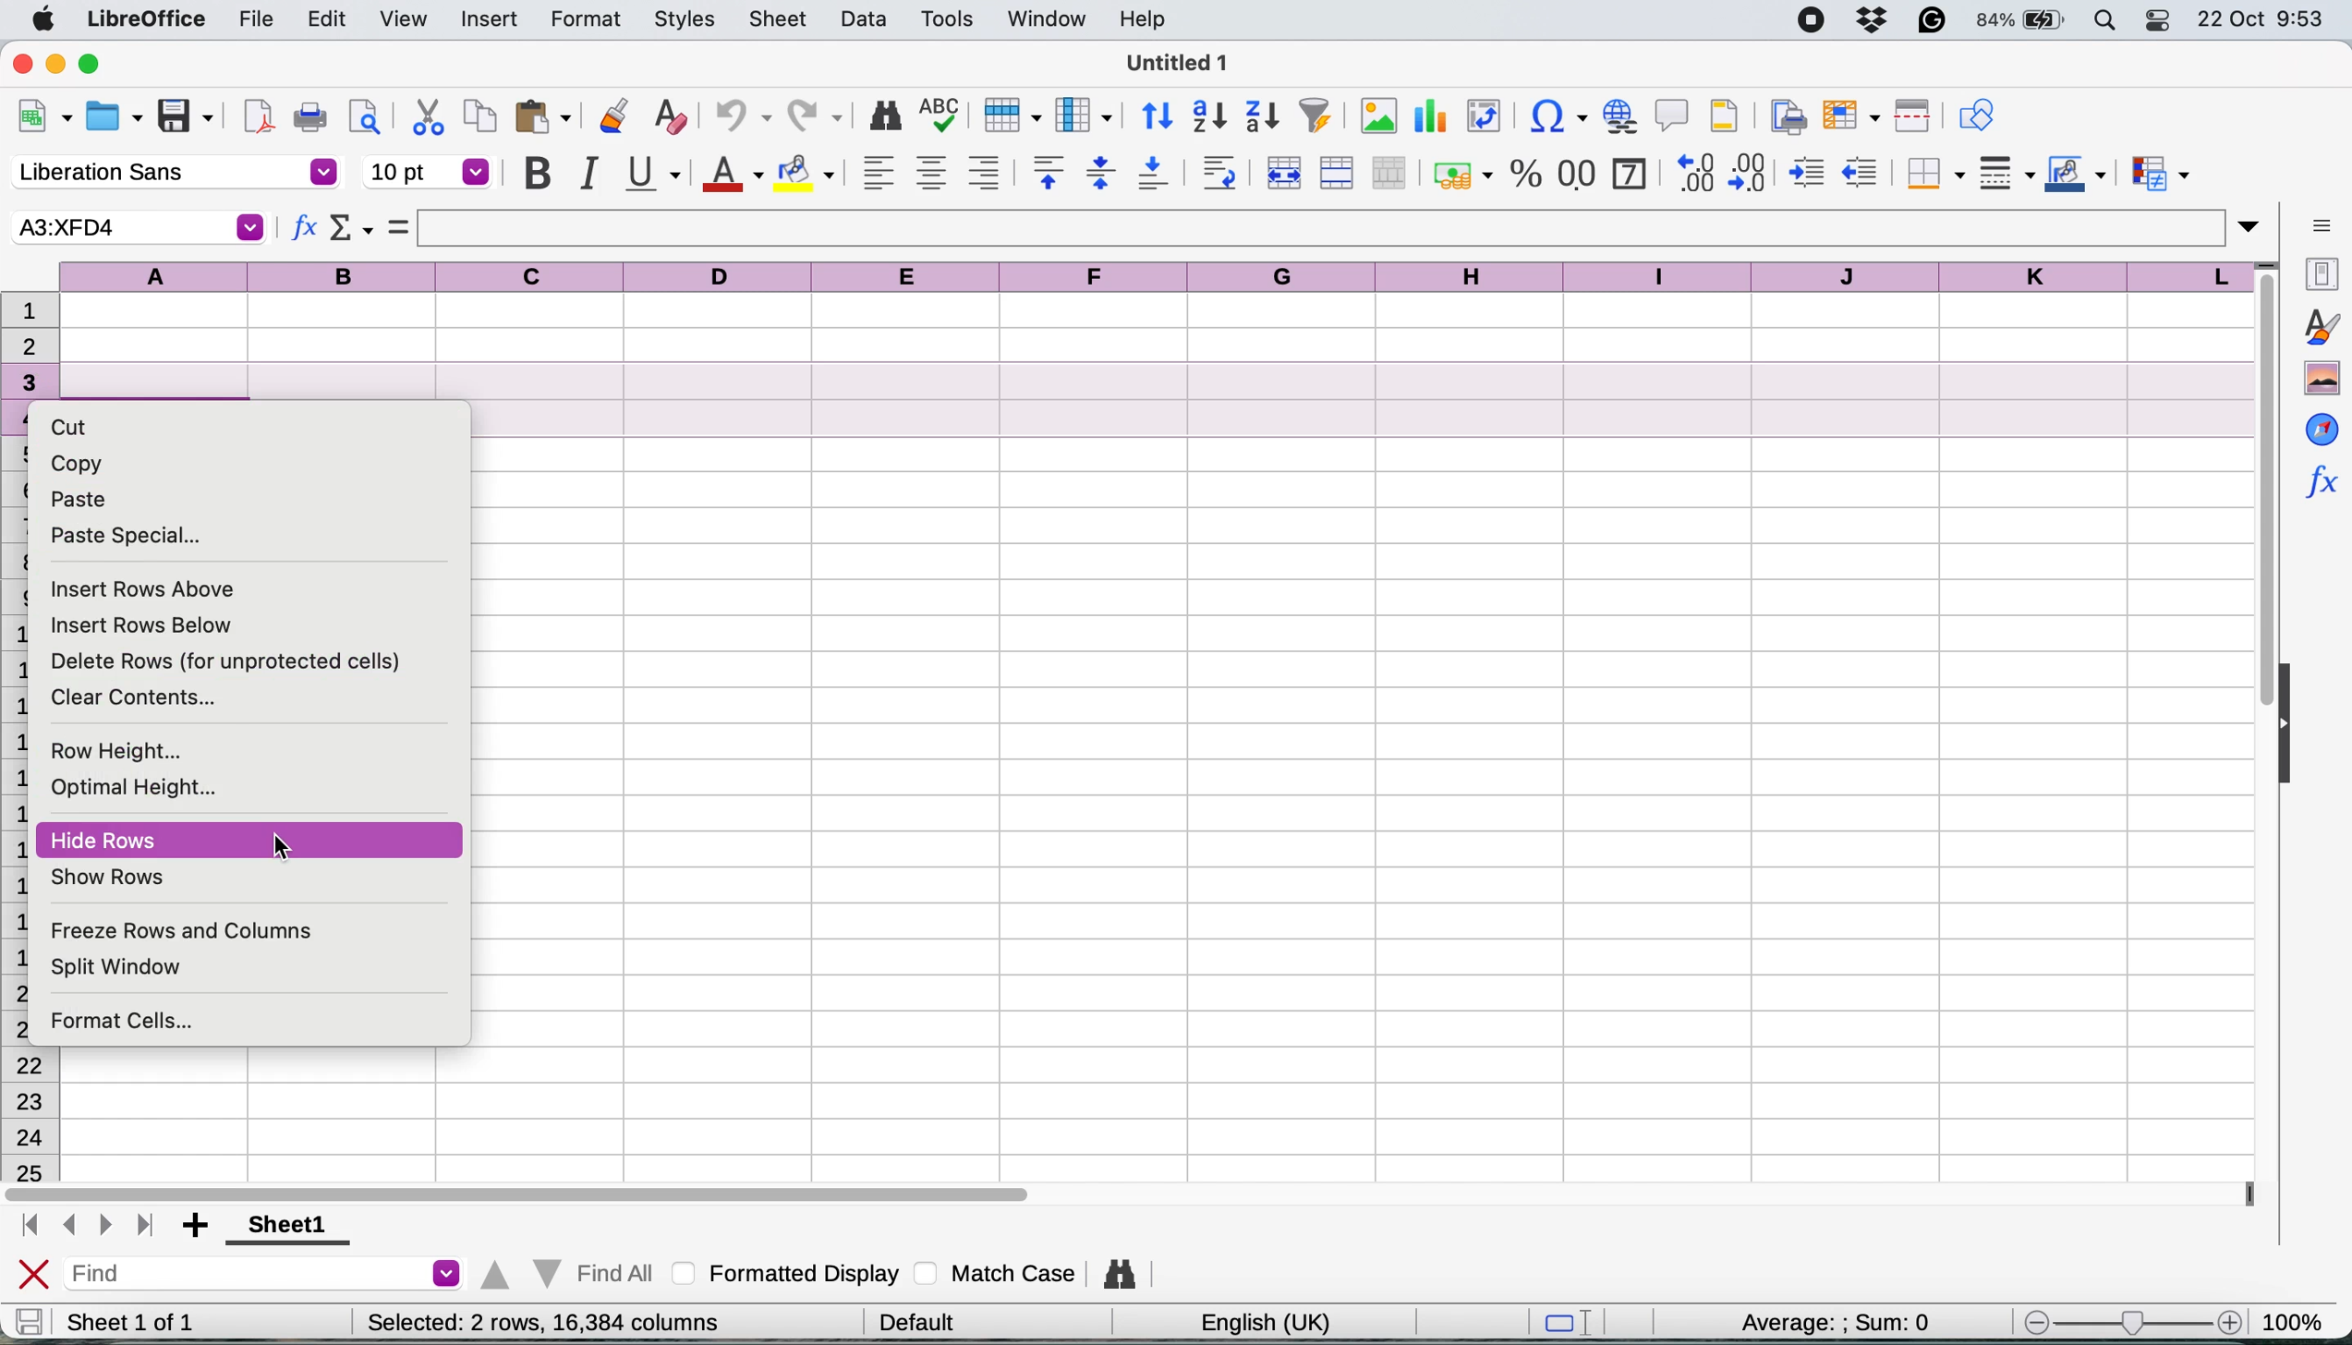 This screenshot has width=2352, height=1345. Describe the element at coordinates (1461, 175) in the screenshot. I see `format as currency` at that location.